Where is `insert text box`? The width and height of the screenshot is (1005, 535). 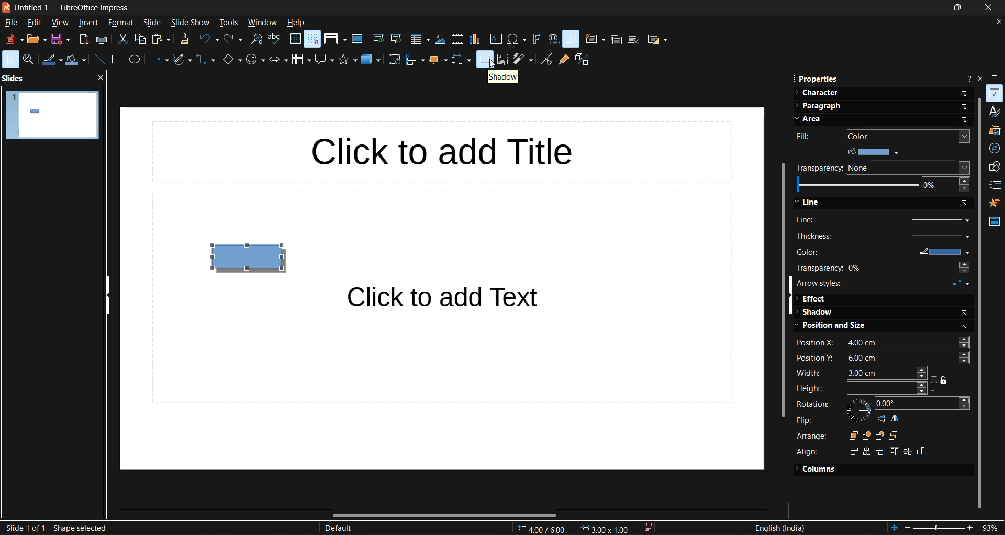 insert text box is located at coordinates (494, 38).